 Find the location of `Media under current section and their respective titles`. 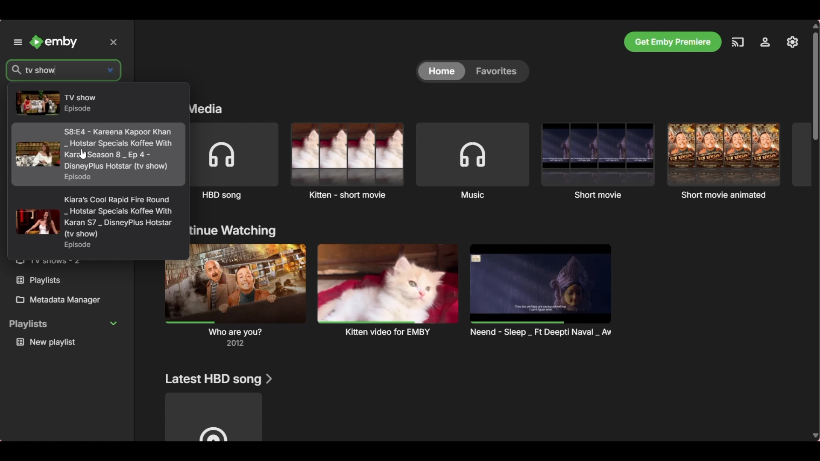

Media under current section and their respective titles is located at coordinates (404, 295).